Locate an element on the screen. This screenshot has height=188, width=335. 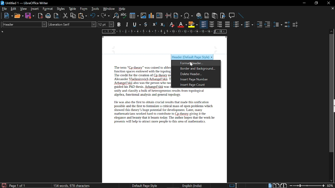
Close is located at coordinates (328, 3).